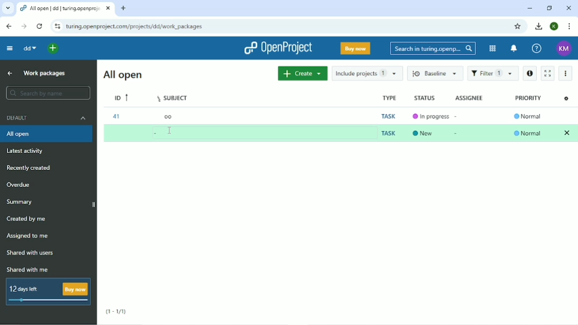 The width and height of the screenshot is (578, 325). What do you see at coordinates (30, 48) in the screenshot?
I see `dd` at bounding box center [30, 48].